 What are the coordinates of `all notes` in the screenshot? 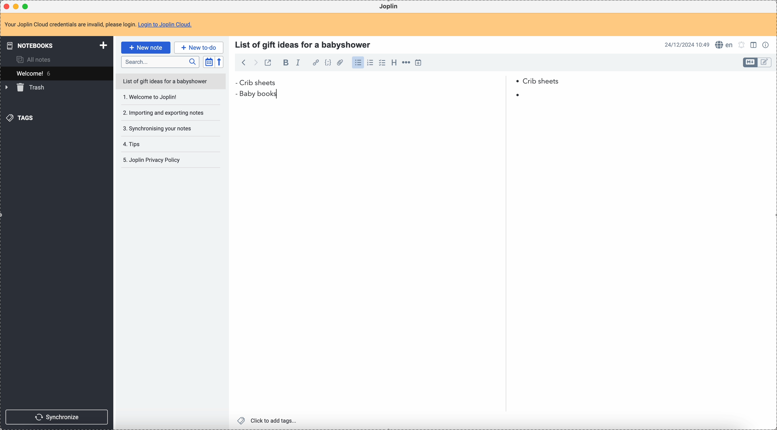 It's located at (35, 59).